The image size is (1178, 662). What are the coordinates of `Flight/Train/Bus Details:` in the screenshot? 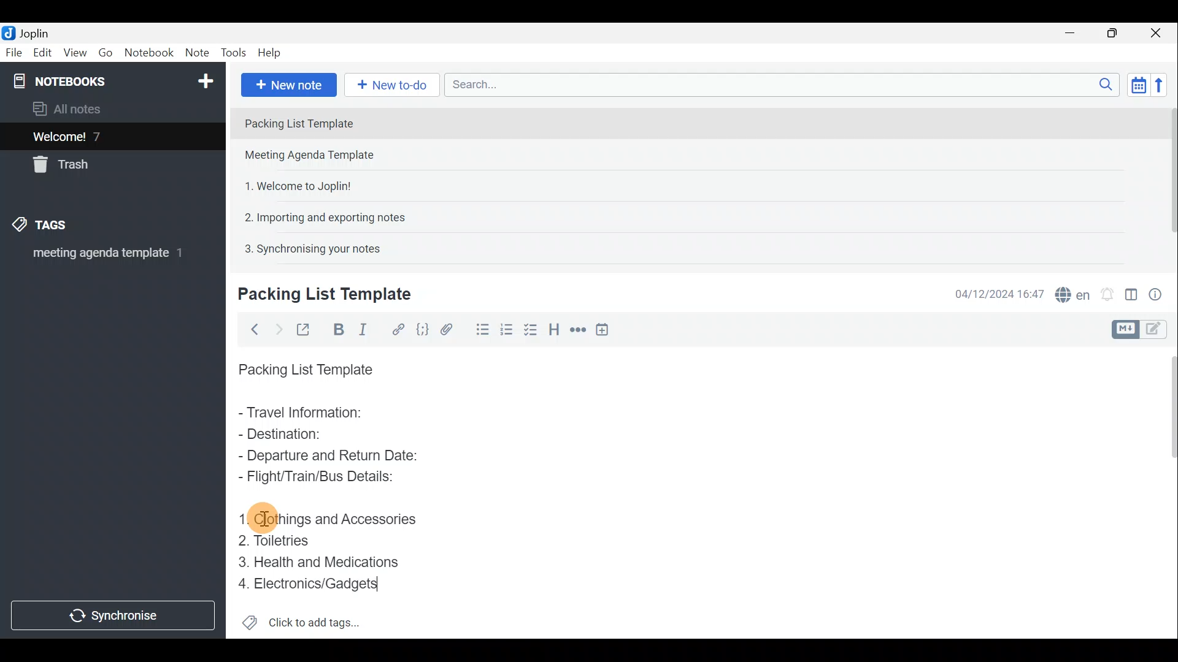 It's located at (320, 477).